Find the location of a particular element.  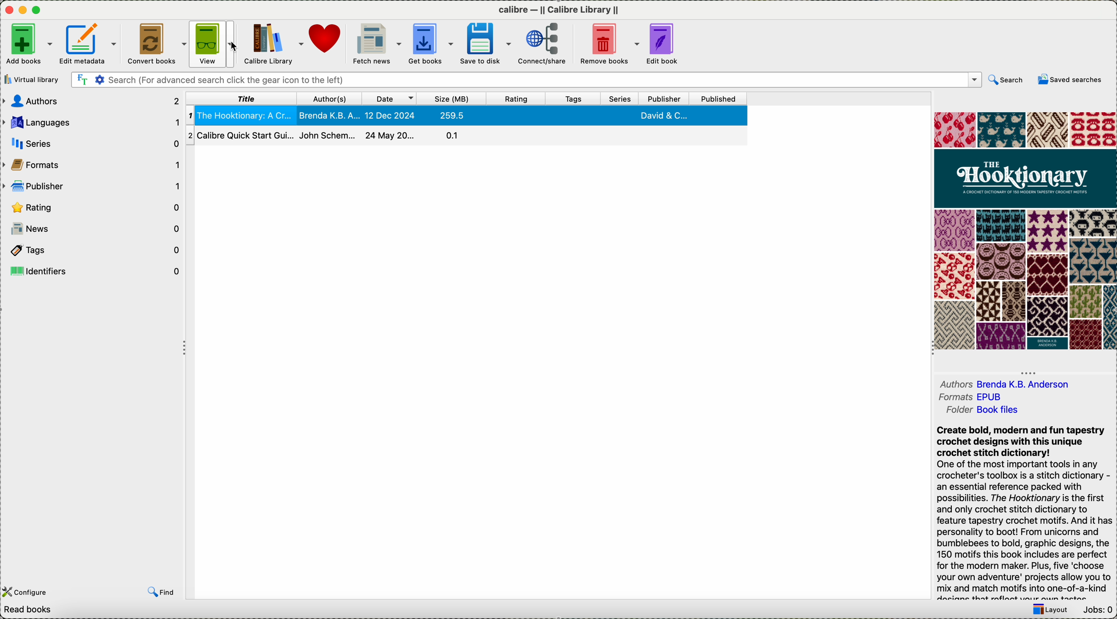

author(s) is located at coordinates (330, 99).